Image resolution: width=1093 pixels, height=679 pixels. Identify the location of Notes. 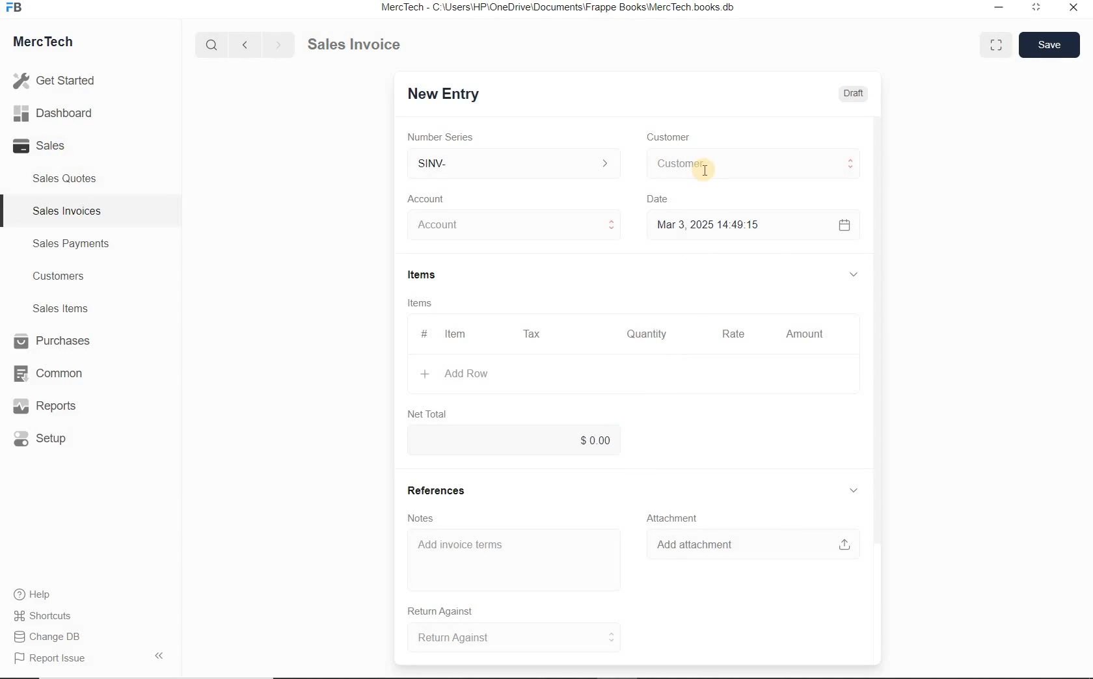
(422, 518).